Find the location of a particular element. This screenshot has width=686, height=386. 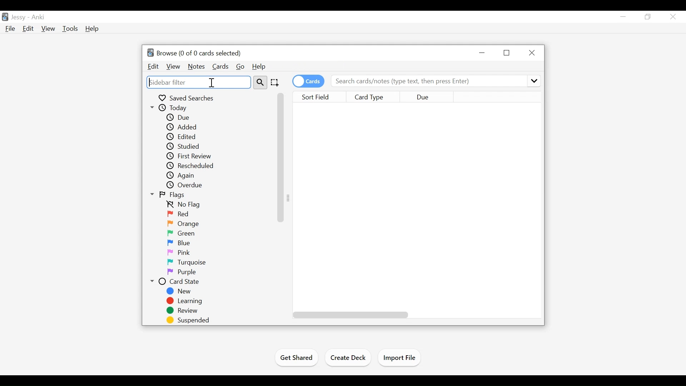

Review is located at coordinates (183, 311).